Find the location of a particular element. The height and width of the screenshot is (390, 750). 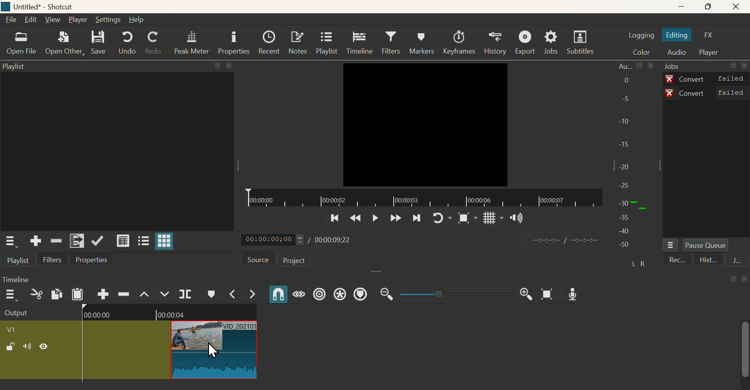

Update is located at coordinates (99, 241).